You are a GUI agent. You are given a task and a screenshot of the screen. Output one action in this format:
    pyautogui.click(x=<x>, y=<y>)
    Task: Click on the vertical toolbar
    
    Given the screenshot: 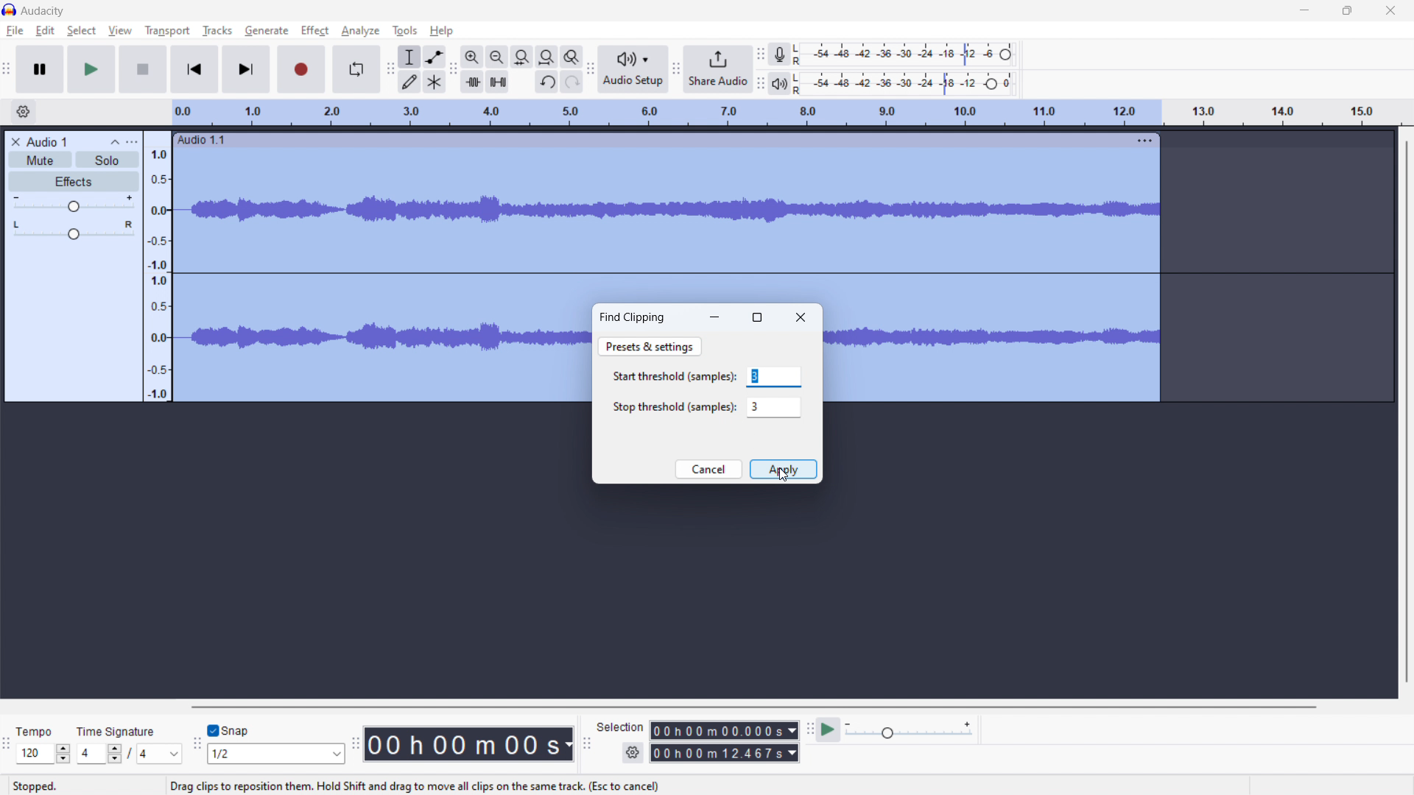 What is the action you would take?
    pyautogui.click(x=1405, y=412)
    